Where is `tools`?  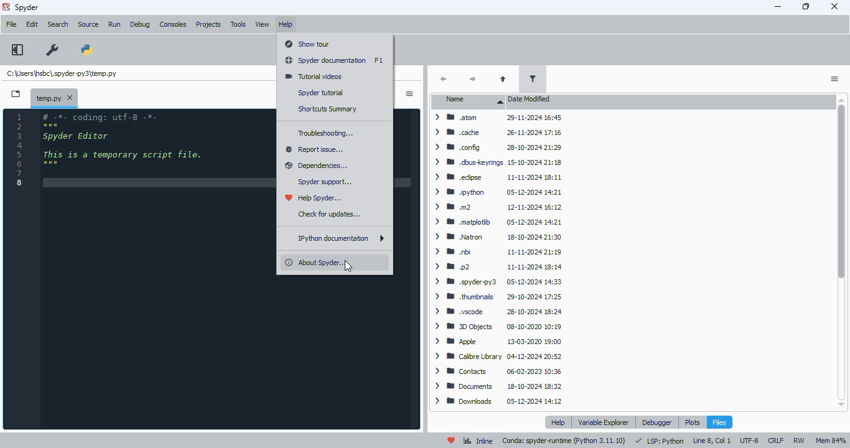
tools is located at coordinates (239, 24).